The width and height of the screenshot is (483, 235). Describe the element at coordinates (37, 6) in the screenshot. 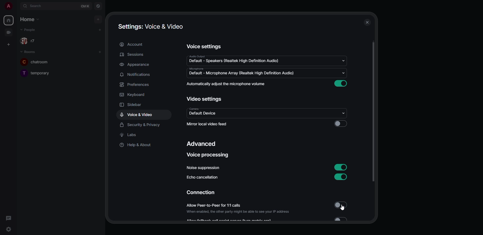

I see `search` at that location.